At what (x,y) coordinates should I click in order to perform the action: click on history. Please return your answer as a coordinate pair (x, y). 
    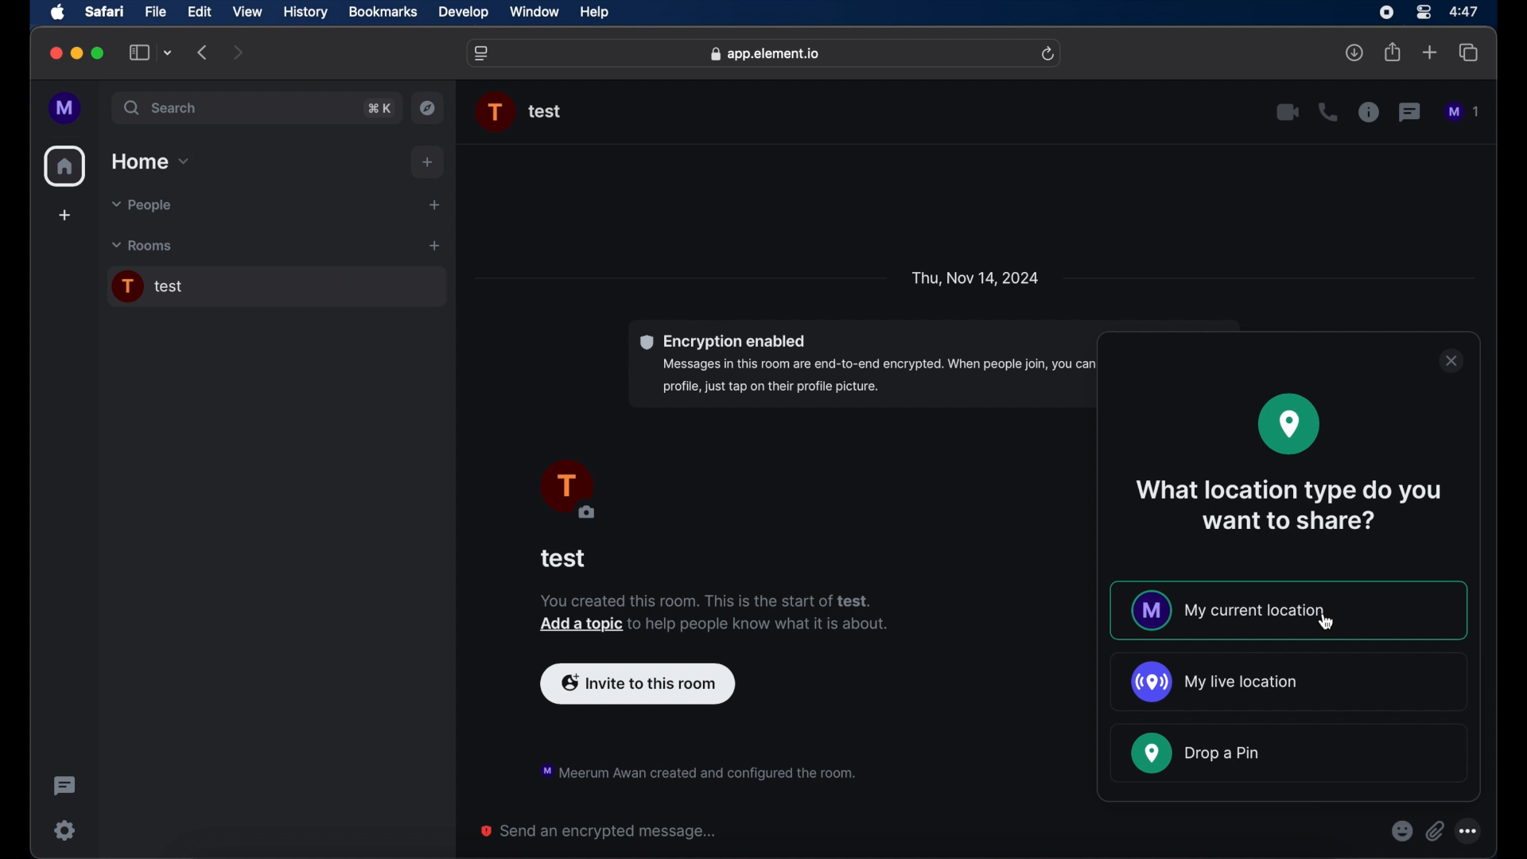
    Looking at the image, I should click on (305, 12).